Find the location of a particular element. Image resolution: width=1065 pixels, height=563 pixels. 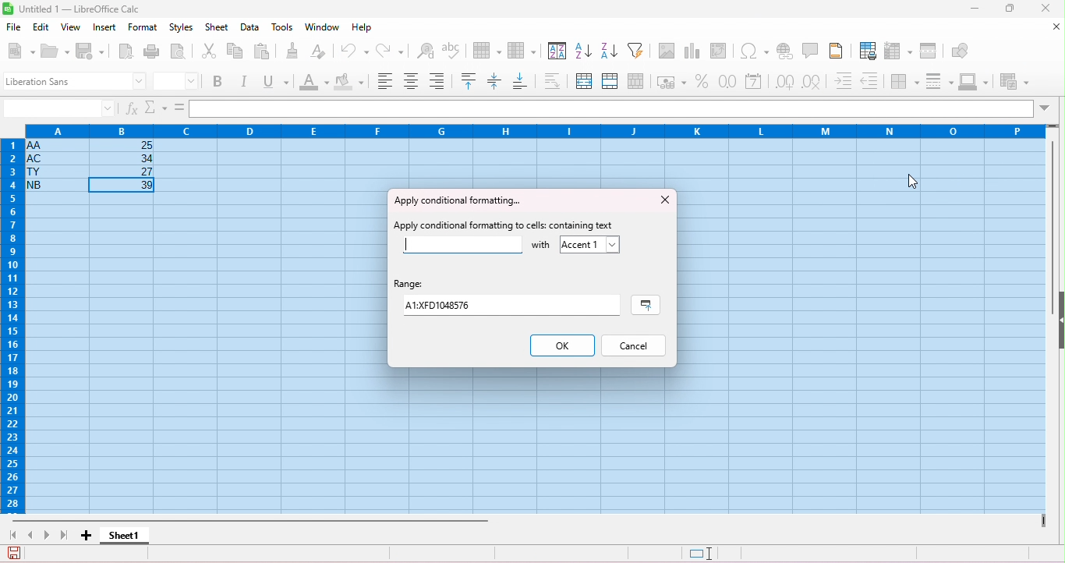

insert is located at coordinates (104, 27).